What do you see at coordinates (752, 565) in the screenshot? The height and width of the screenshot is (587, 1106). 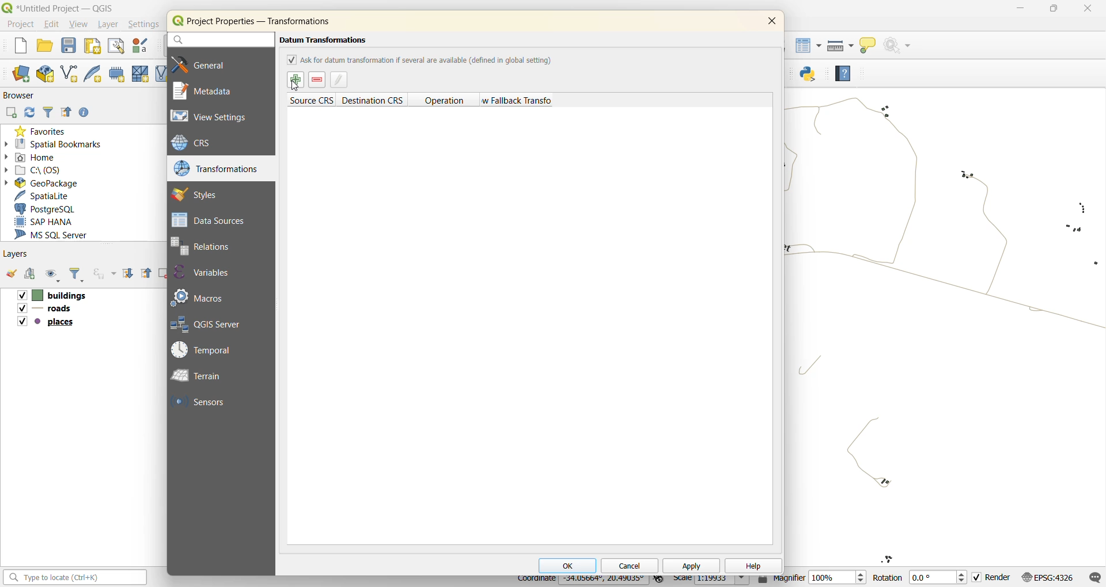 I see `help` at bounding box center [752, 565].